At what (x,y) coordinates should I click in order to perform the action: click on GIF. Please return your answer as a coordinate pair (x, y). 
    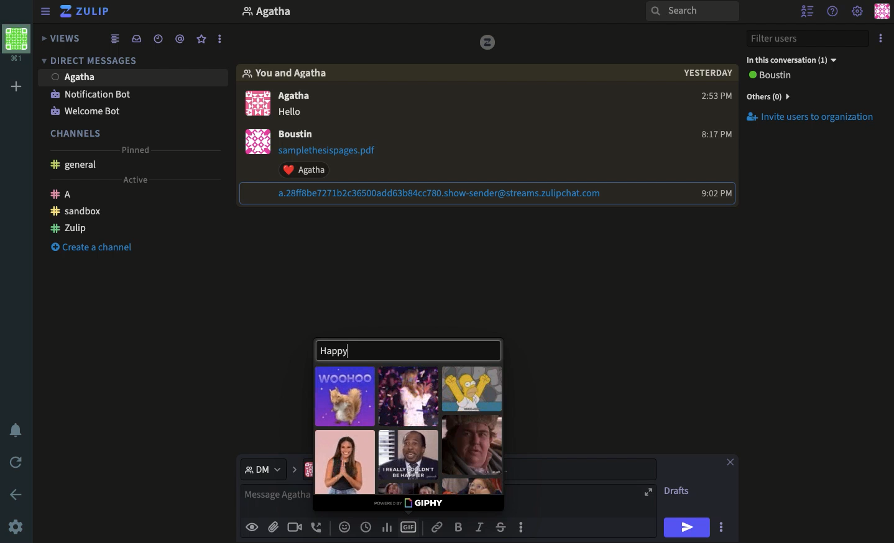
    Looking at the image, I should click on (410, 454).